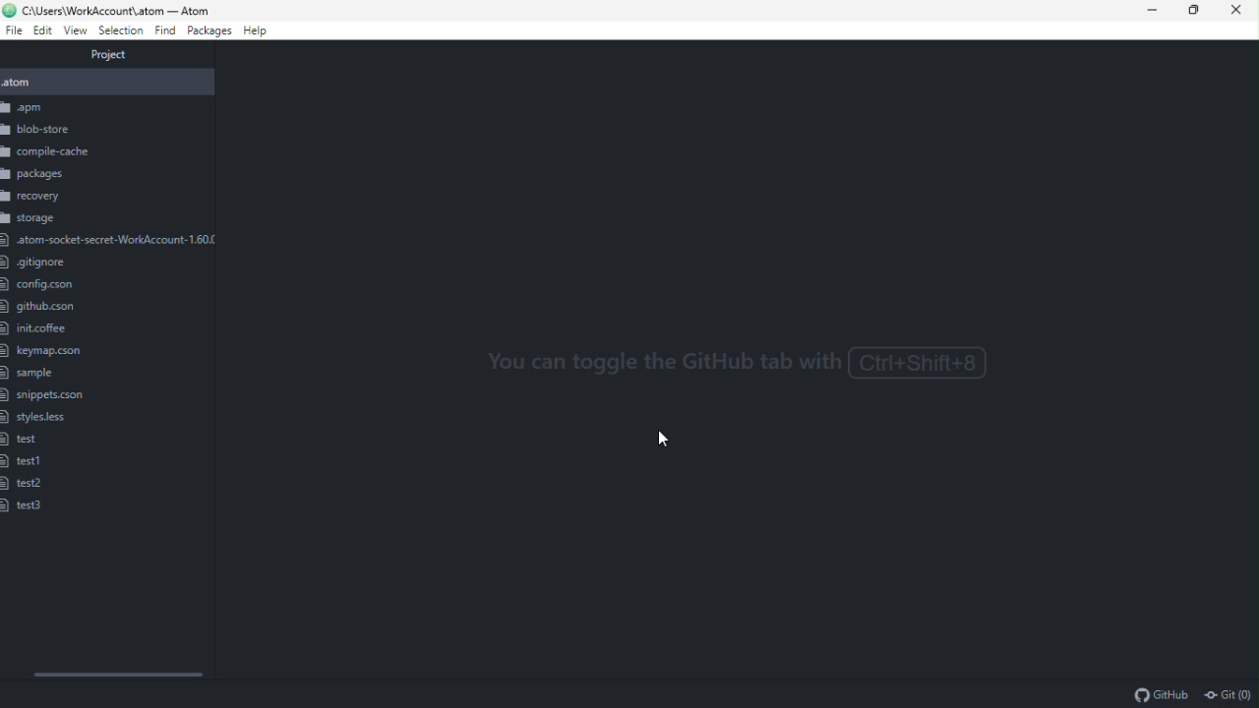  Describe the element at coordinates (118, 673) in the screenshot. I see `Horizontal scroll bar` at that location.